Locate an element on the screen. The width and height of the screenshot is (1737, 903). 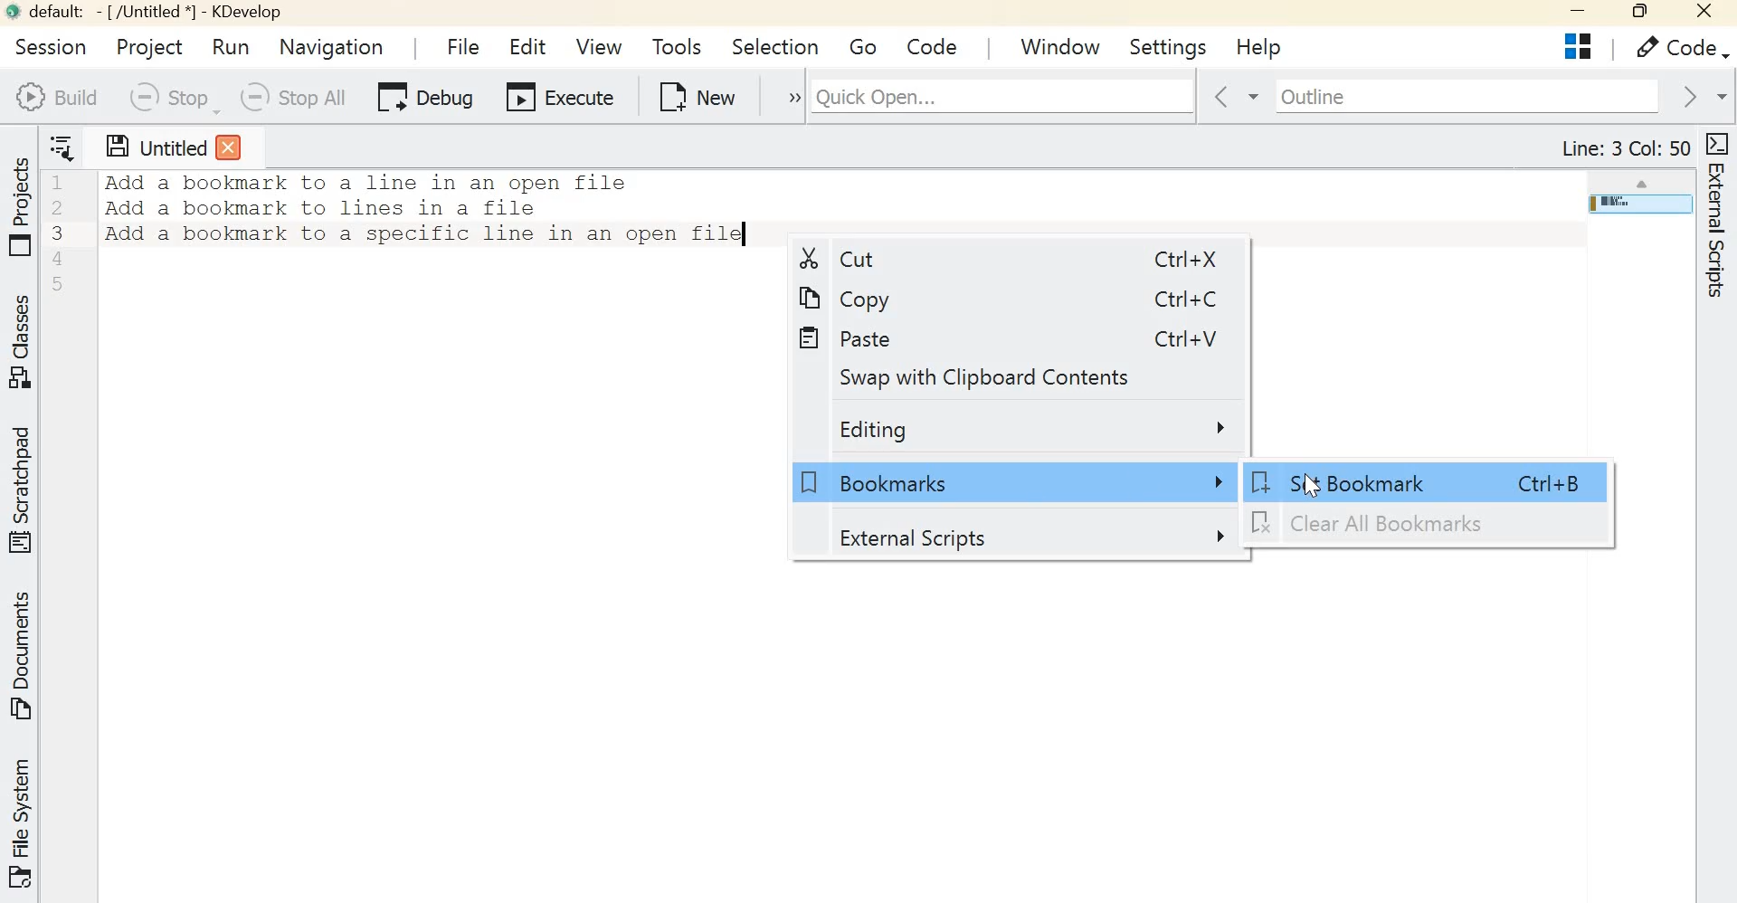
Untitled is located at coordinates (173, 147).